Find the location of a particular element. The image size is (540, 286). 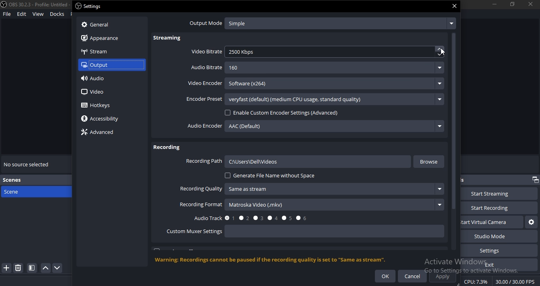

move scene up  is located at coordinates (46, 268).